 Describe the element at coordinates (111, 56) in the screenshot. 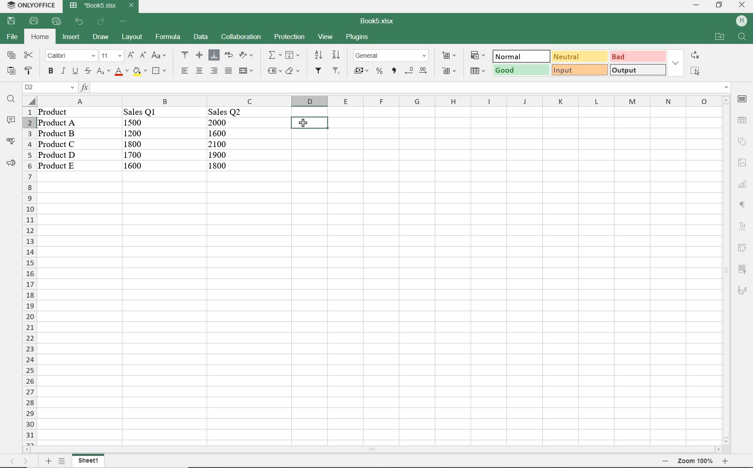

I see `font size` at that location.